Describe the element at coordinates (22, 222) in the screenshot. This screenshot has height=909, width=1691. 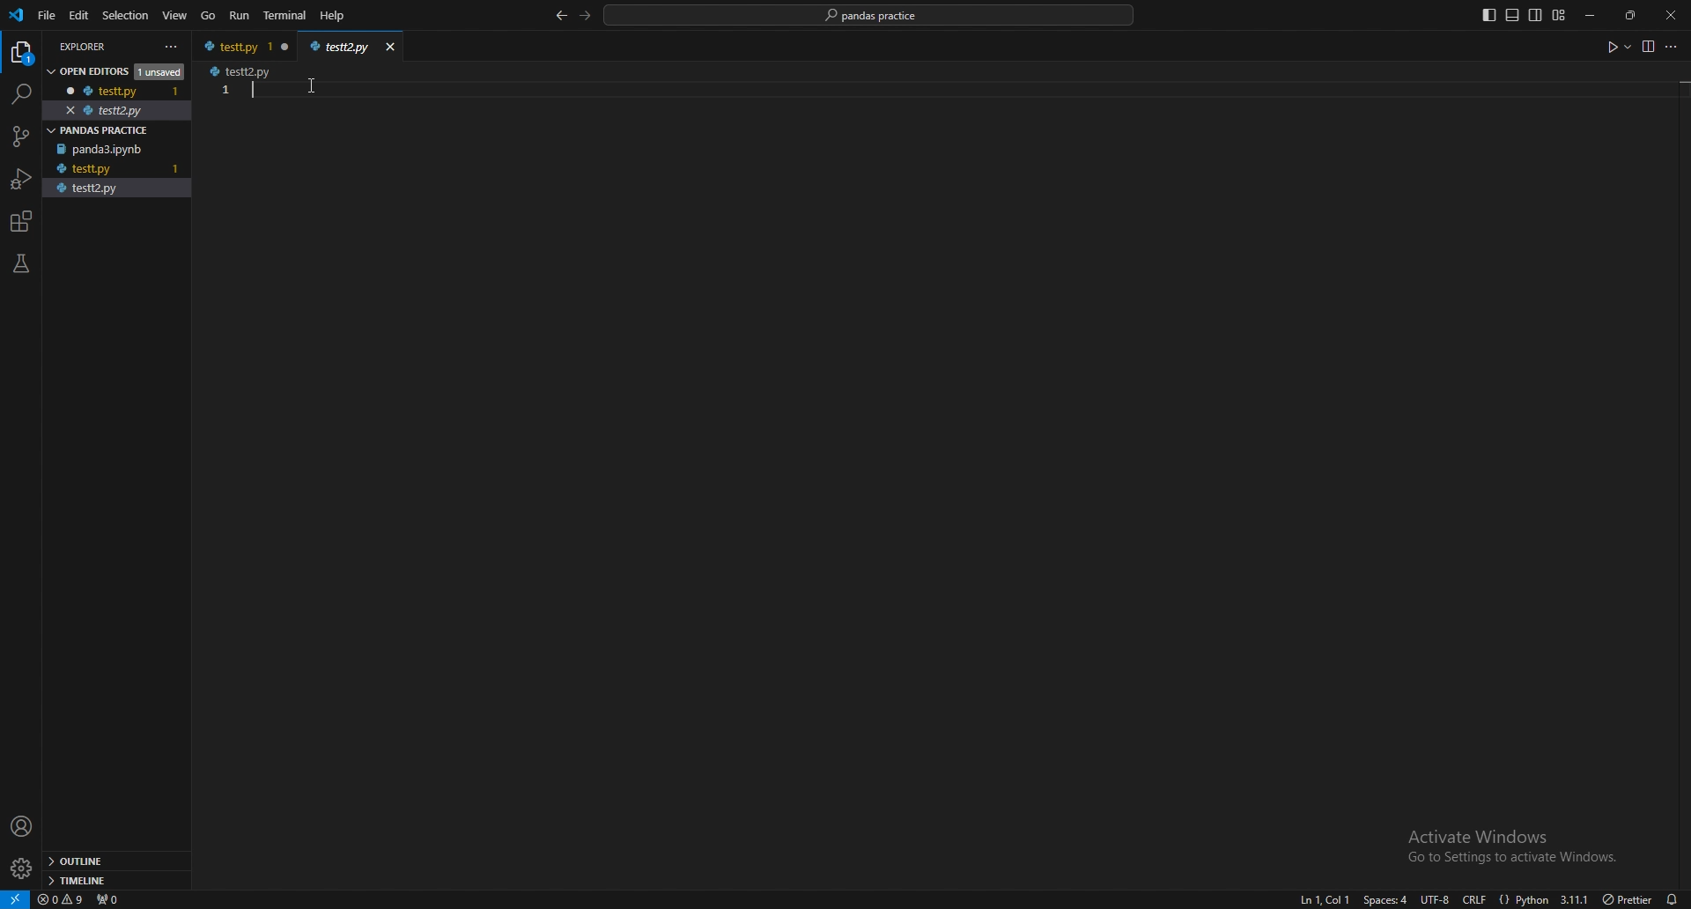
I see `extensions` at that location.